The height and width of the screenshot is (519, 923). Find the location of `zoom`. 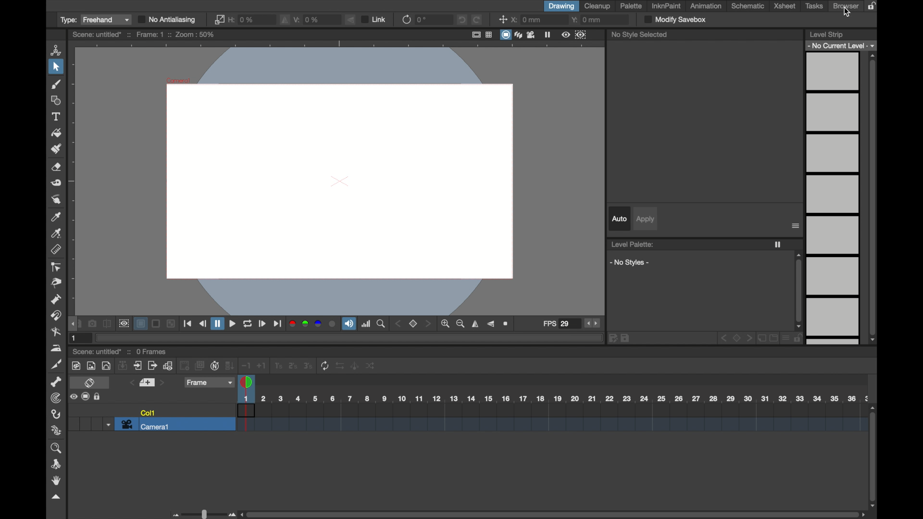

zoom is located at coordinates (57, 449).